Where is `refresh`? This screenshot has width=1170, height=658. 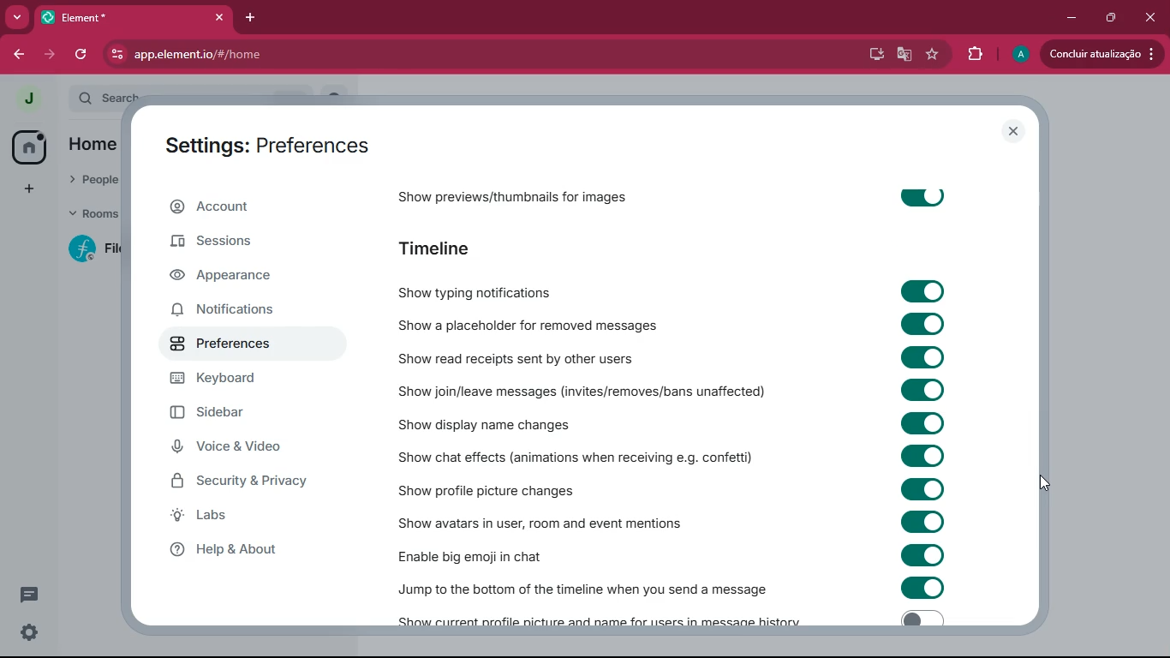 refresh is located at coordinates (82, 54).